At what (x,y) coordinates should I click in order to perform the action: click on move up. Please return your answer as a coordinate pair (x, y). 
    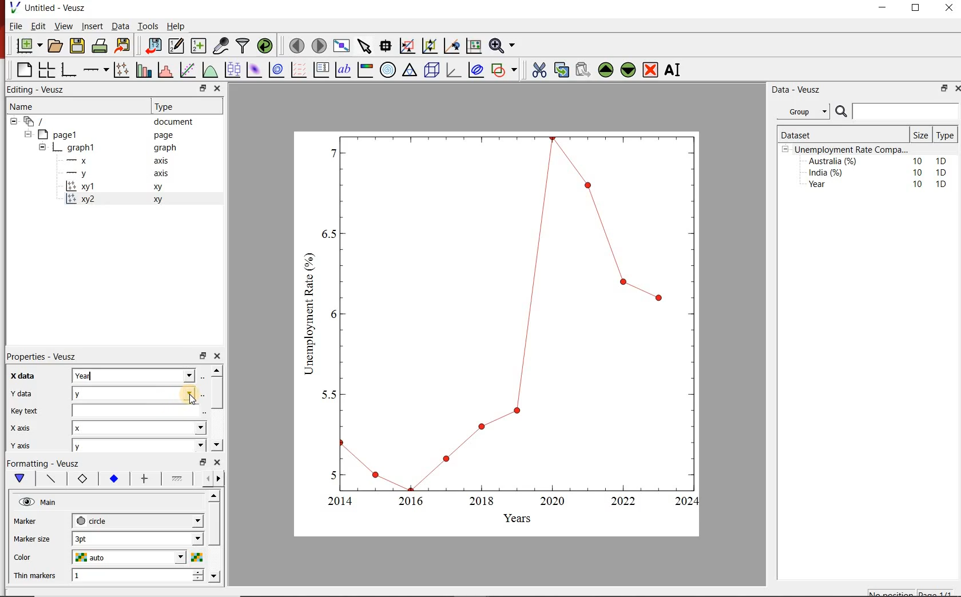
    Looking at the image, I should click on (215, 496).